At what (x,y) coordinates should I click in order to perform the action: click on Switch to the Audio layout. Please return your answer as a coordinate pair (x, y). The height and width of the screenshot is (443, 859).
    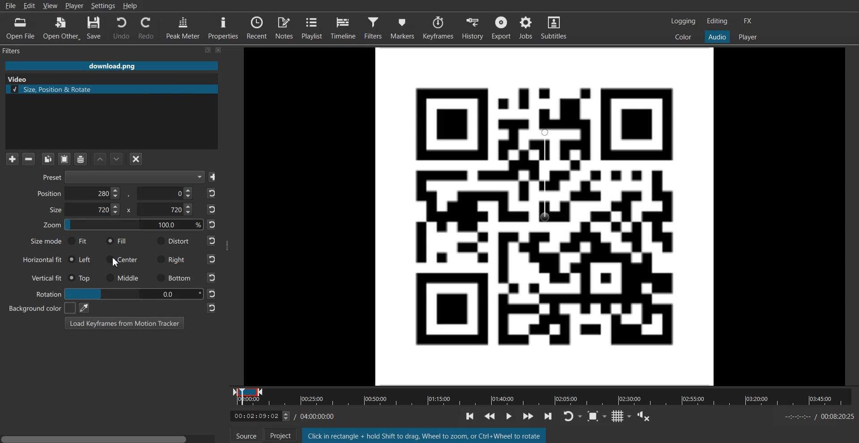
    Looking at the image, I should click on (717, 37).